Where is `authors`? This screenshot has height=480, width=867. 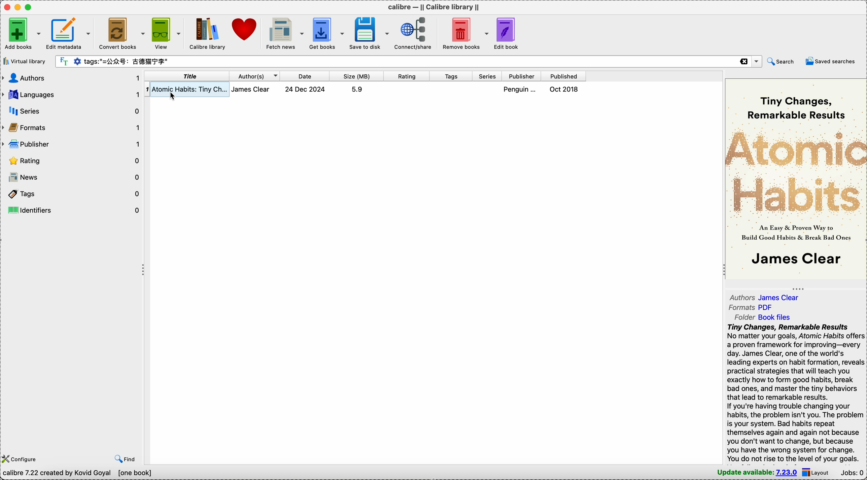
authors is located at coordinates (72, 78).